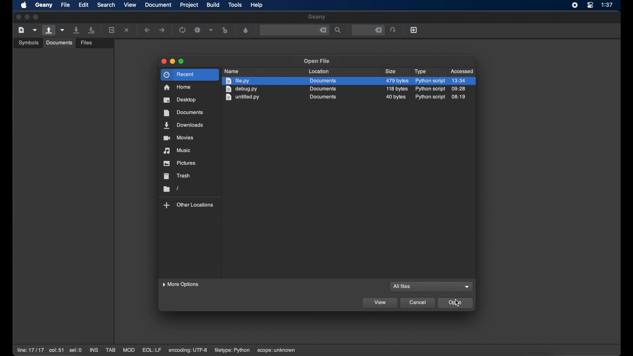  What do you see at coordinates (18, 17) in the screenshot?
I see `close` at bounding box center [18, 17].